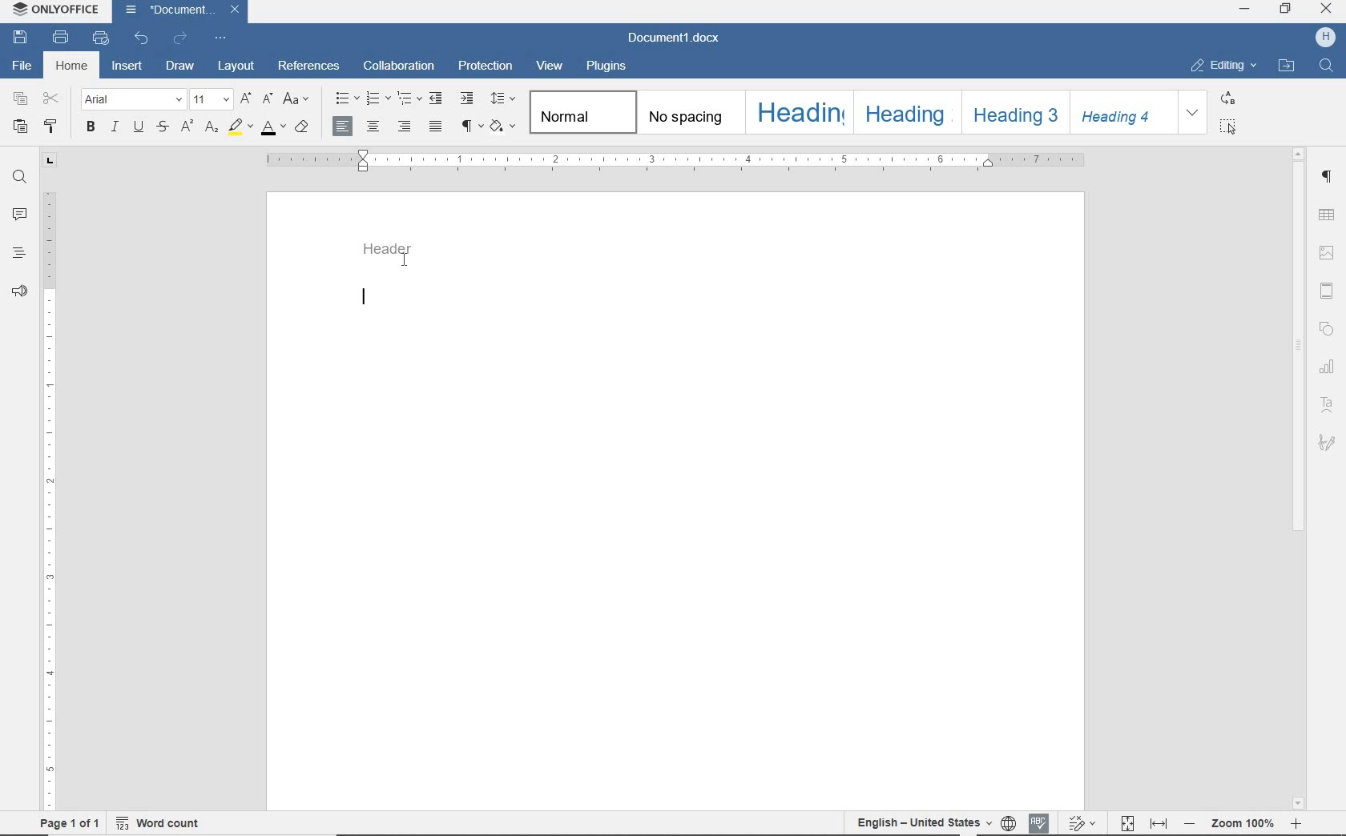  I want to click on feedback & support, so click(18, 292).